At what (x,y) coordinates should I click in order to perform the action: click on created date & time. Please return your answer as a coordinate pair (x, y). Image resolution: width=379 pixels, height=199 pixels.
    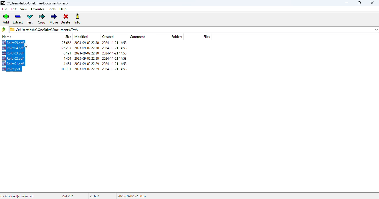
    Looking at the image, I should click on (115, 48).